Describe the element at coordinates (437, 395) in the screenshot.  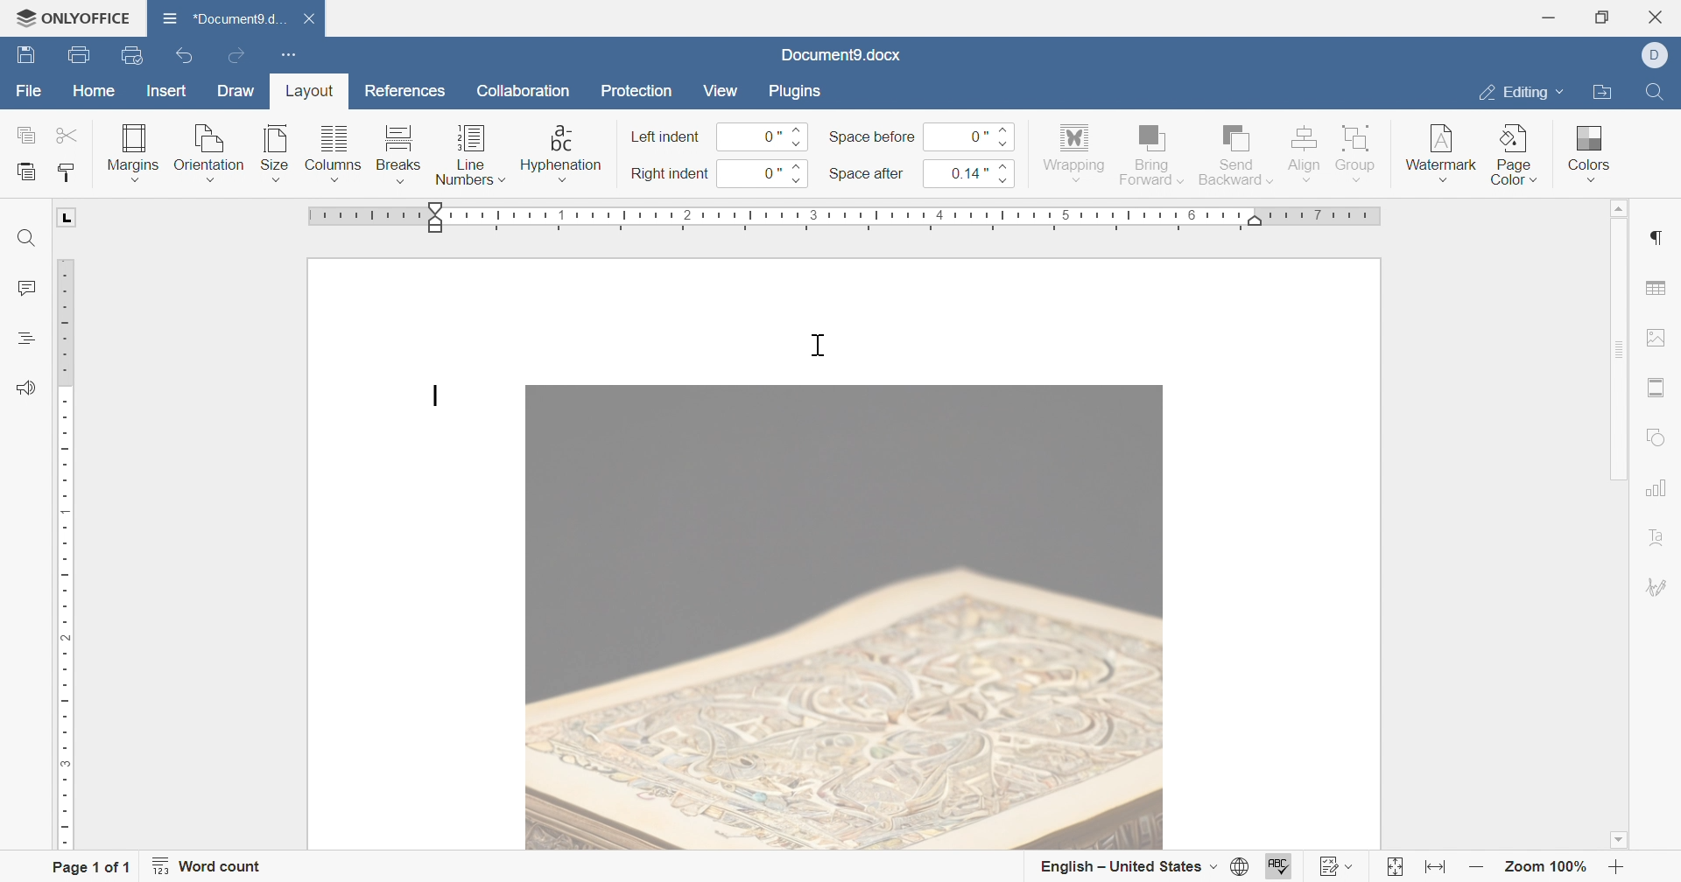
I see `typing cursor` at that location.